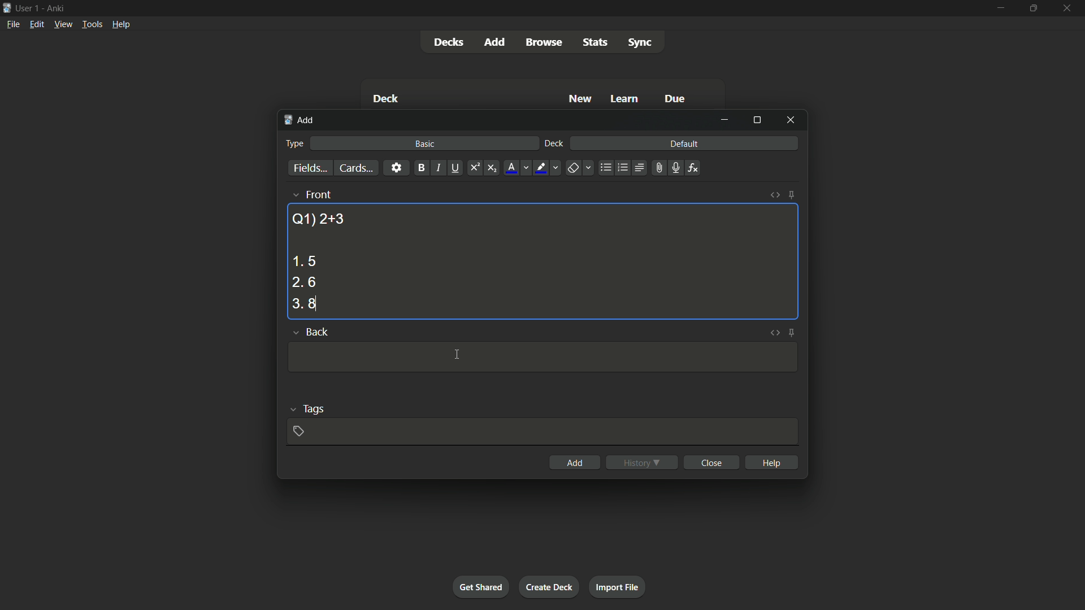  What do you see at coordinates (640, 43) in the screenshot?
I see `sync` at bounding box center [640, 43].